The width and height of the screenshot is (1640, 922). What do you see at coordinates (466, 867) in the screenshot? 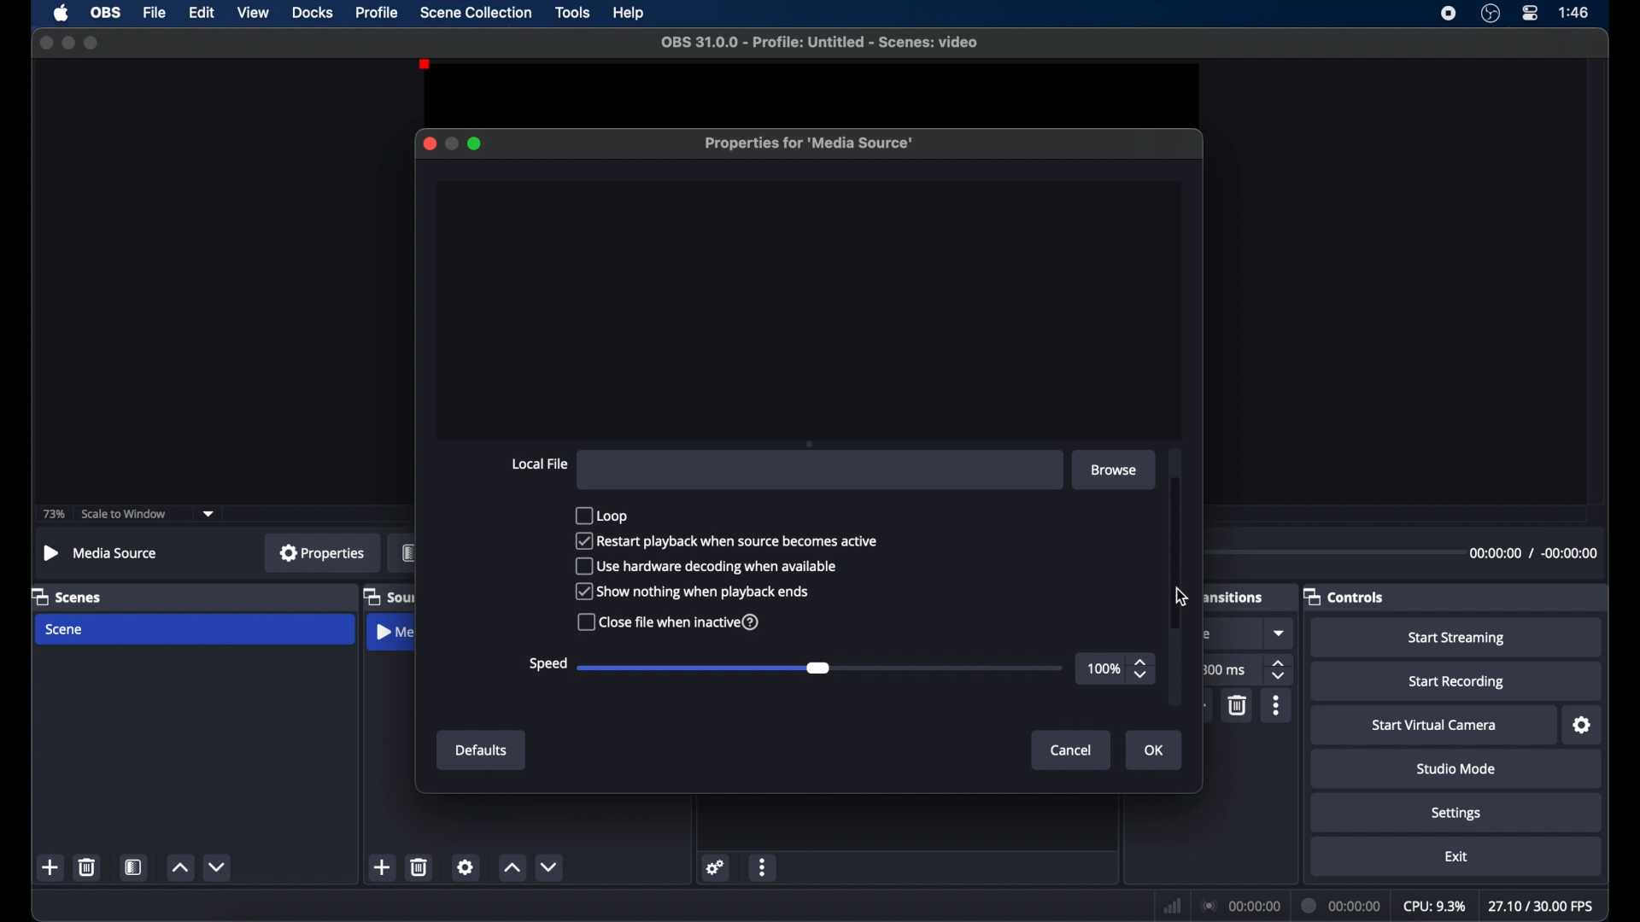
I see `settings` at bounding box center [466, 867].